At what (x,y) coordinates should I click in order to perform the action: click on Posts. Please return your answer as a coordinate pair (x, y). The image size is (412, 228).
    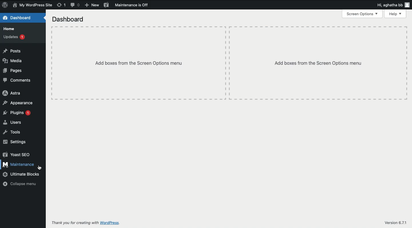
    Looking at the image, I should click on (12, 51).